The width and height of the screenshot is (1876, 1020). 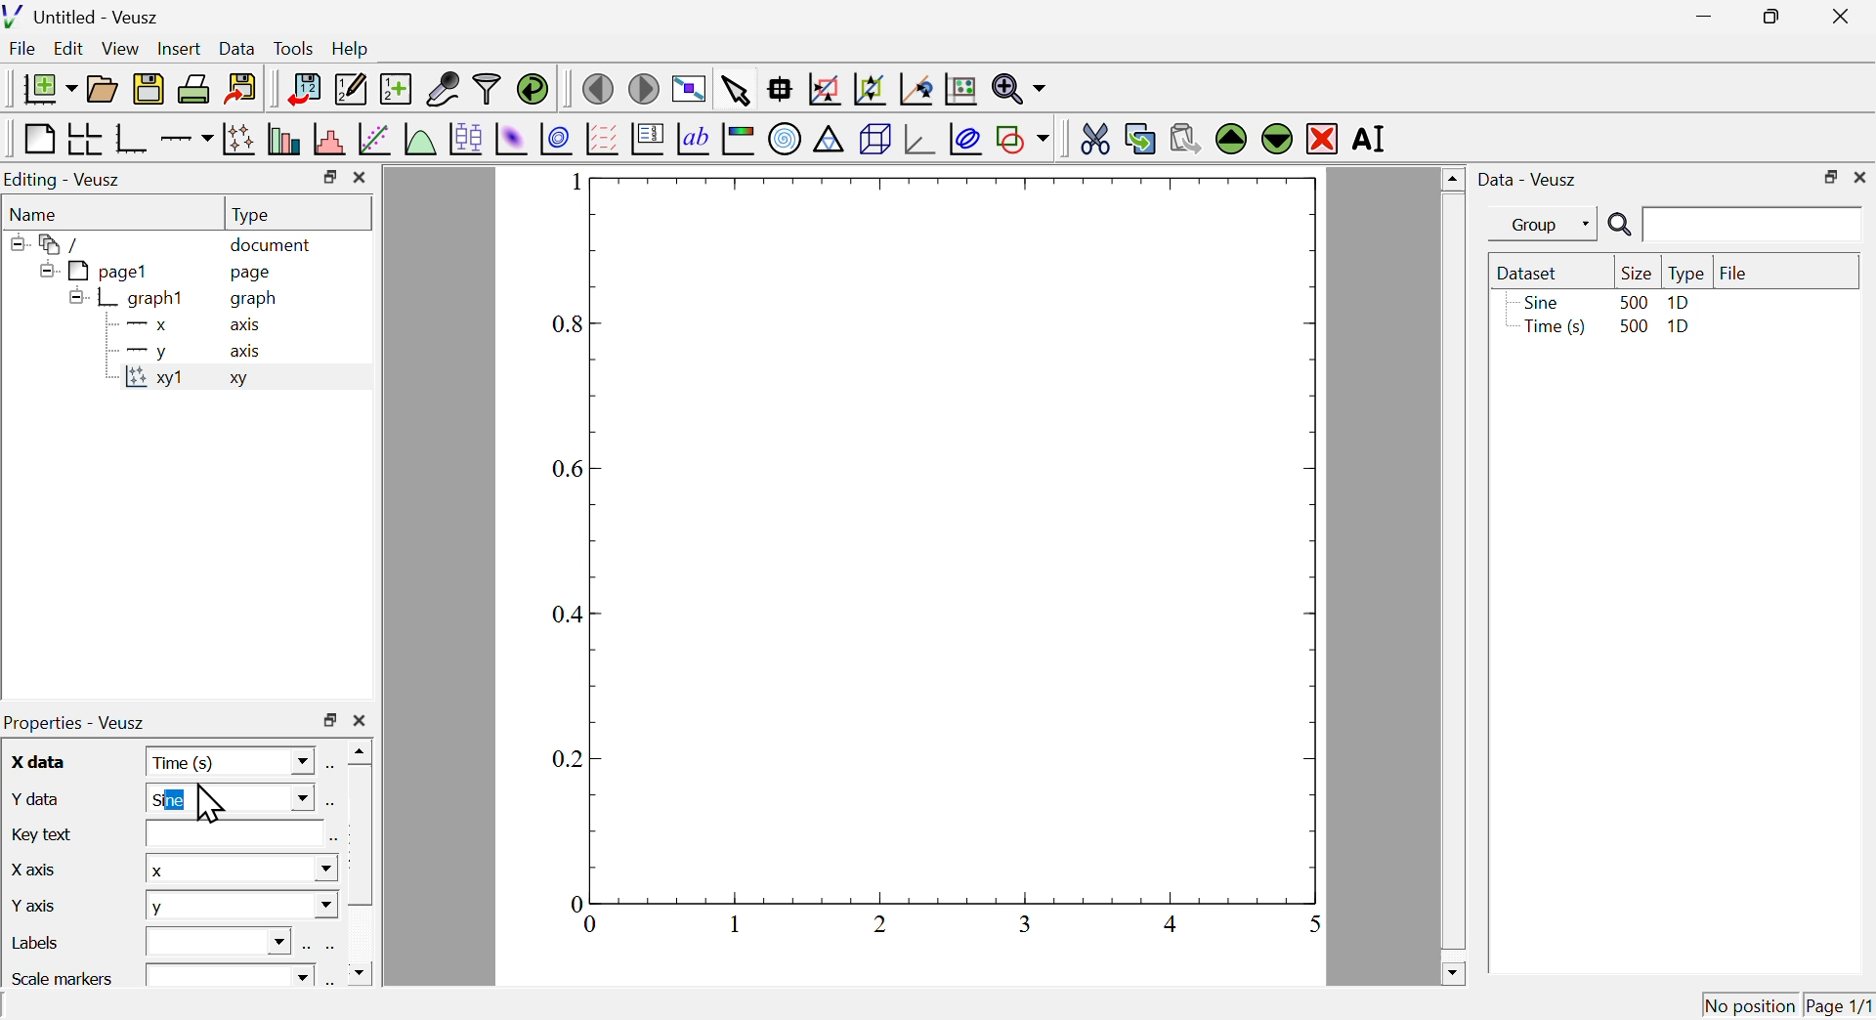 What do you see at coordinates (419, 139) in the screenshot?
I see `plot a function` at bounding box center [419, 139].